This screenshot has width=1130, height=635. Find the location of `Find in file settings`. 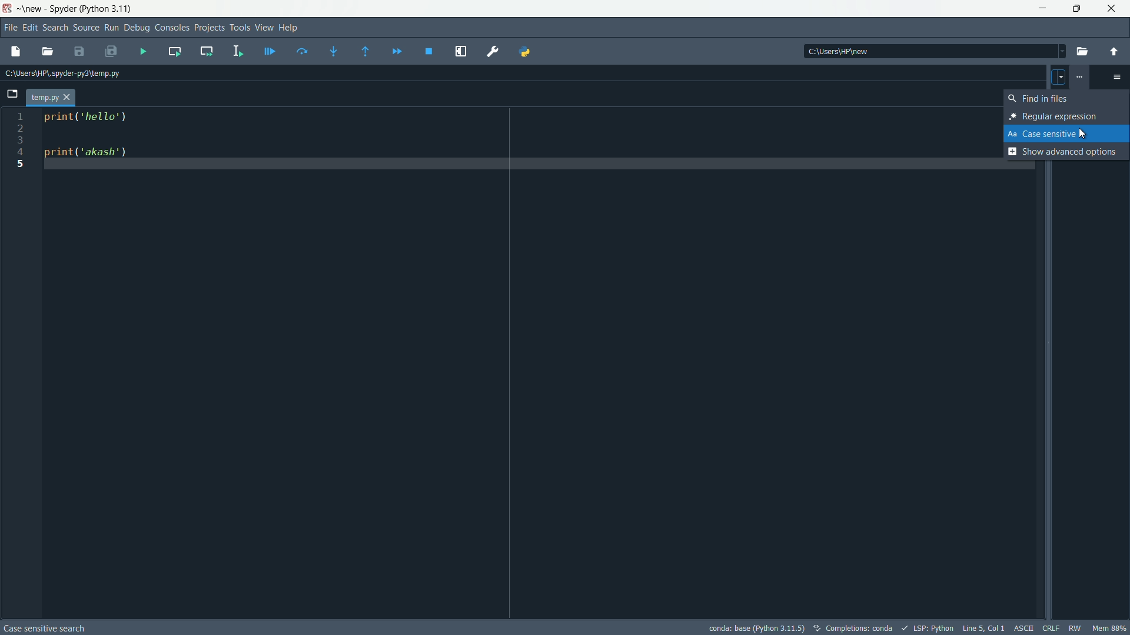

Find in file settings is located at coordinates (1079, 76).